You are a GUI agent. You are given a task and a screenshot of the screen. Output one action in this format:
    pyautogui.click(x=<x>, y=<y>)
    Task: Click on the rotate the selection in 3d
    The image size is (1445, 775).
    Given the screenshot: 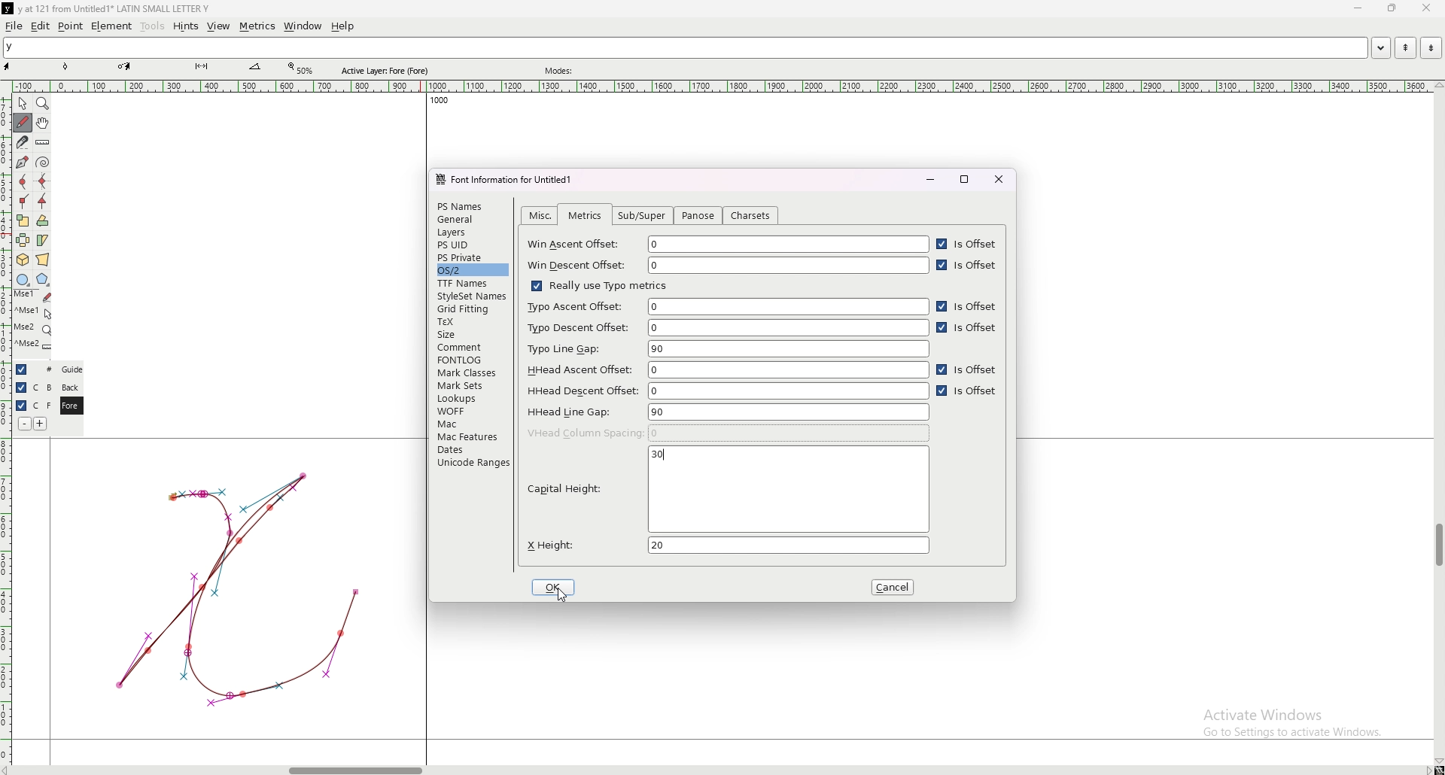 What is the action you would take?
    pyautogui.click(x=23, y=260)
    